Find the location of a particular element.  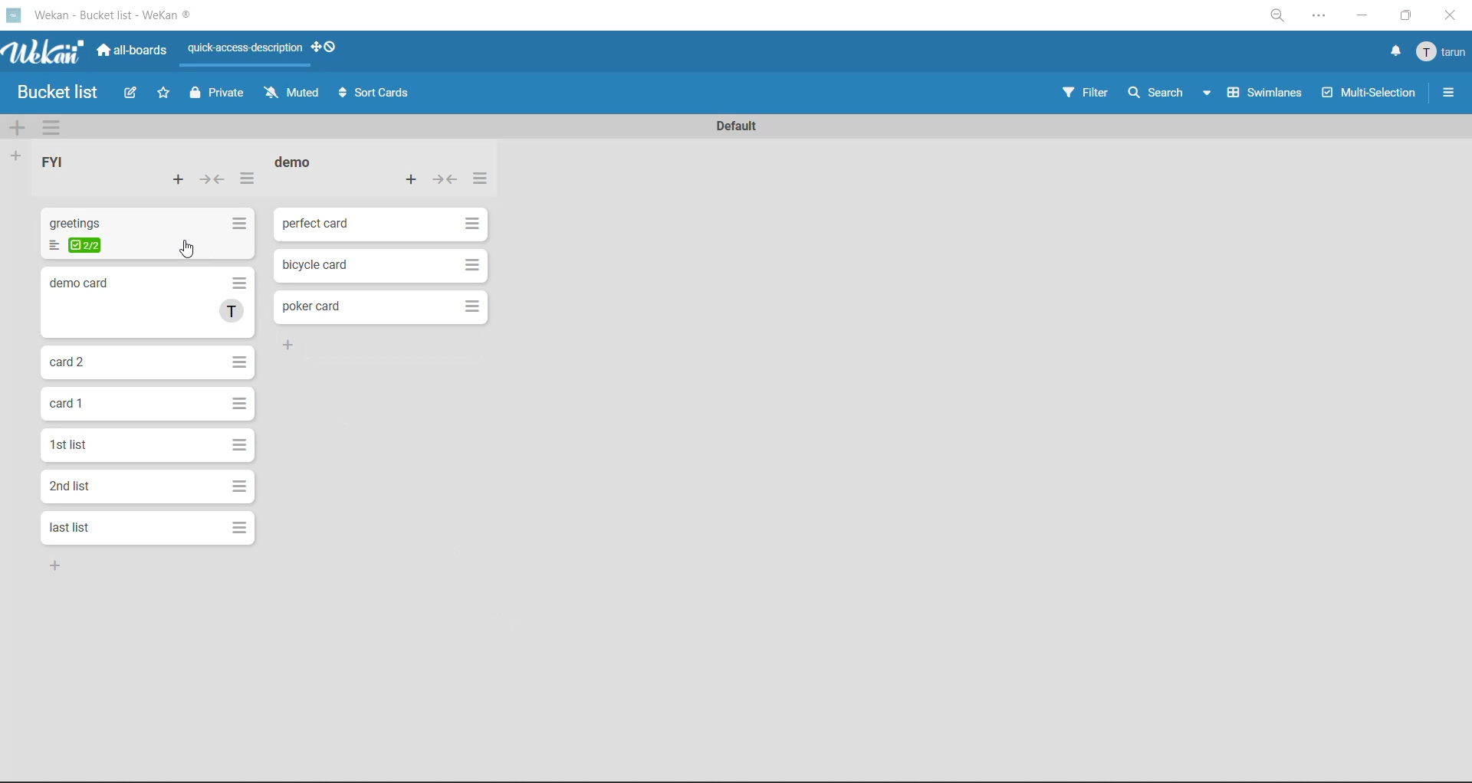

cards is located at coordinates (385, 307).